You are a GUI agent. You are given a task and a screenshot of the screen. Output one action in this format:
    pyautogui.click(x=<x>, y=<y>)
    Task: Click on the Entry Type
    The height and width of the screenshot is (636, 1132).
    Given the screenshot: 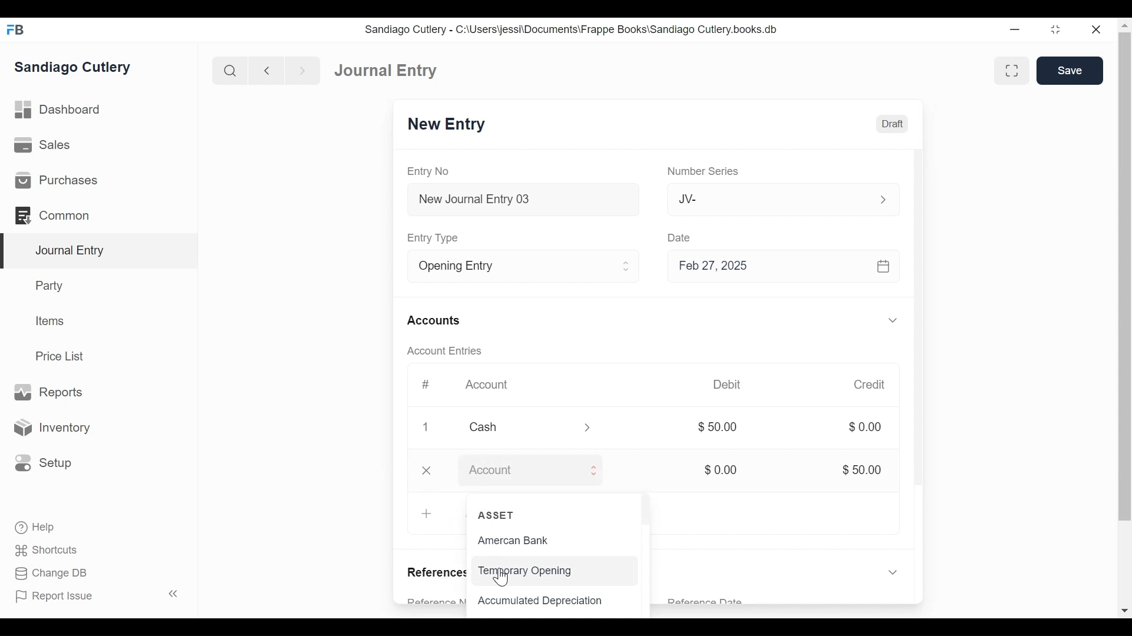 What is the action you would take?
    pyautogui.click(x=508, y=266)
    